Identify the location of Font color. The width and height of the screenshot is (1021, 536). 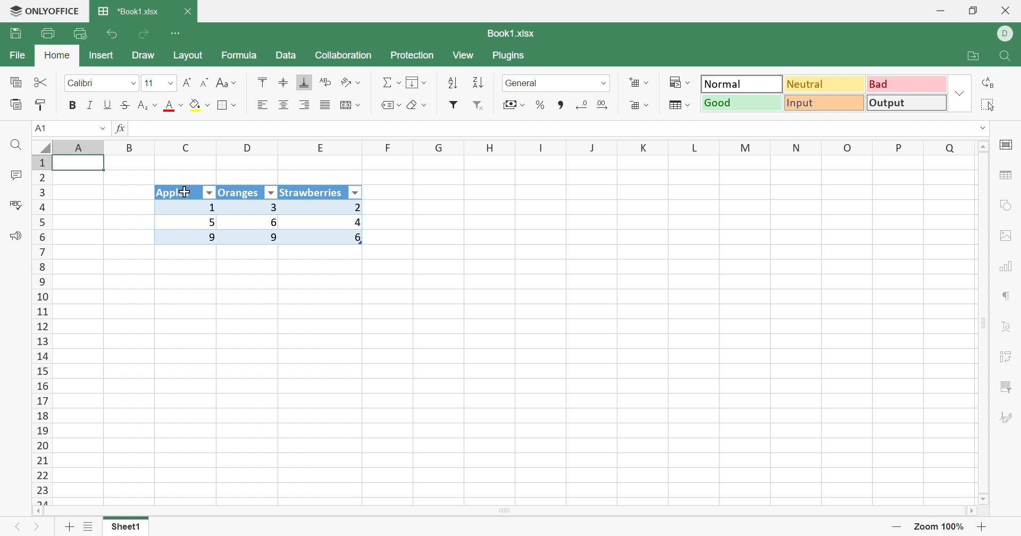
(175, 106).